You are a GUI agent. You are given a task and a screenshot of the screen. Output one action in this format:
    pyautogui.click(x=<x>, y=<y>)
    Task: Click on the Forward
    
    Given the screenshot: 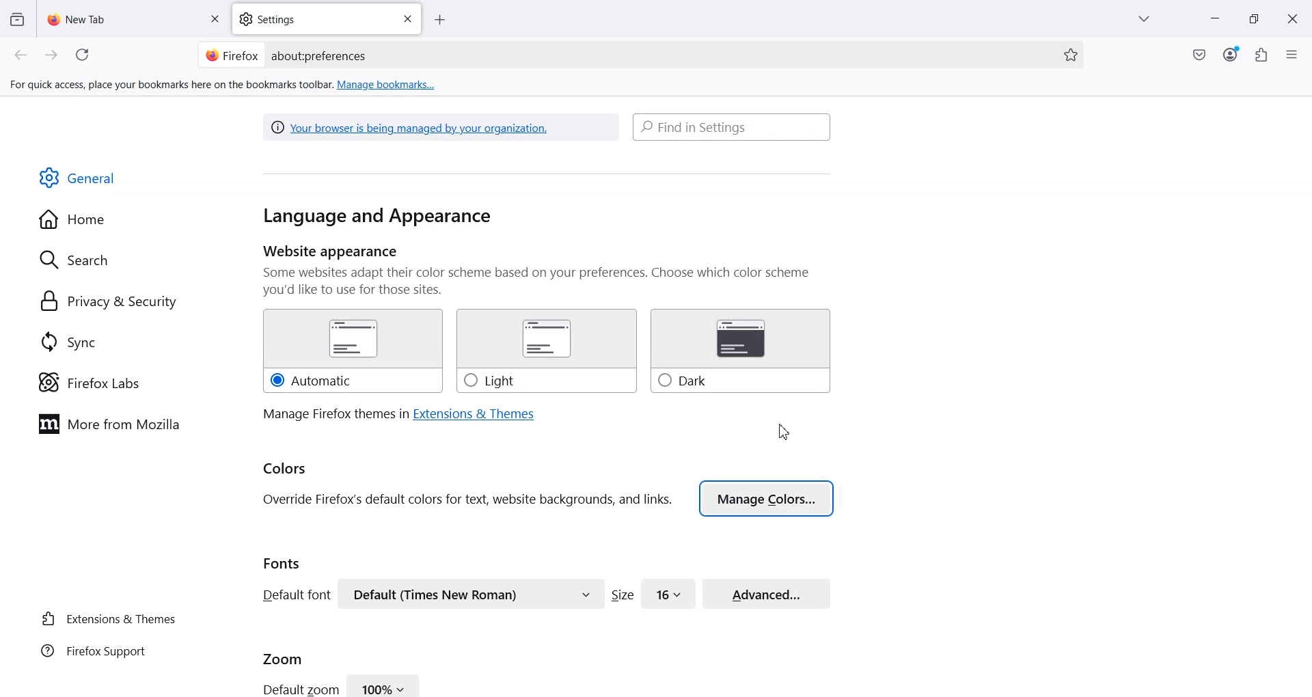 What is the action you would take?
    pyautogui.click(x=52, y=55)
    